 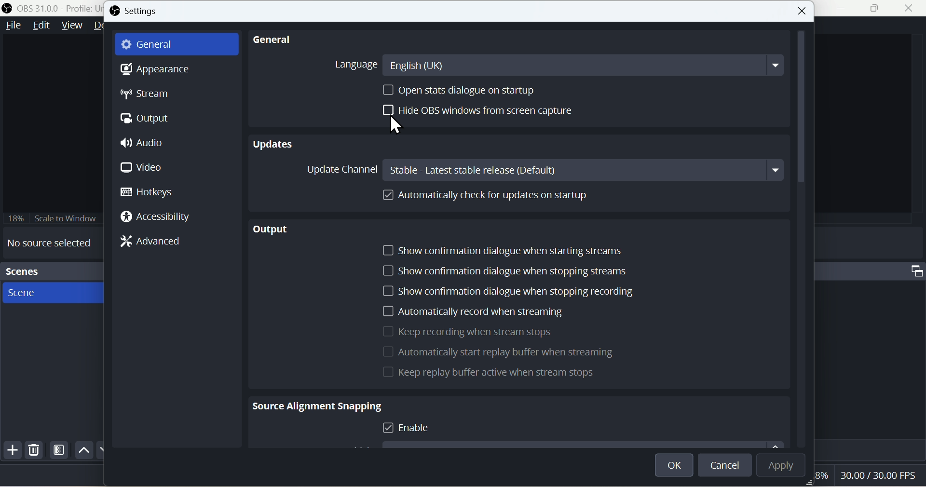 What do you see at coordinates (410, 429) in the screenshot?
I see `Enable` at bounding box center [410, 429].